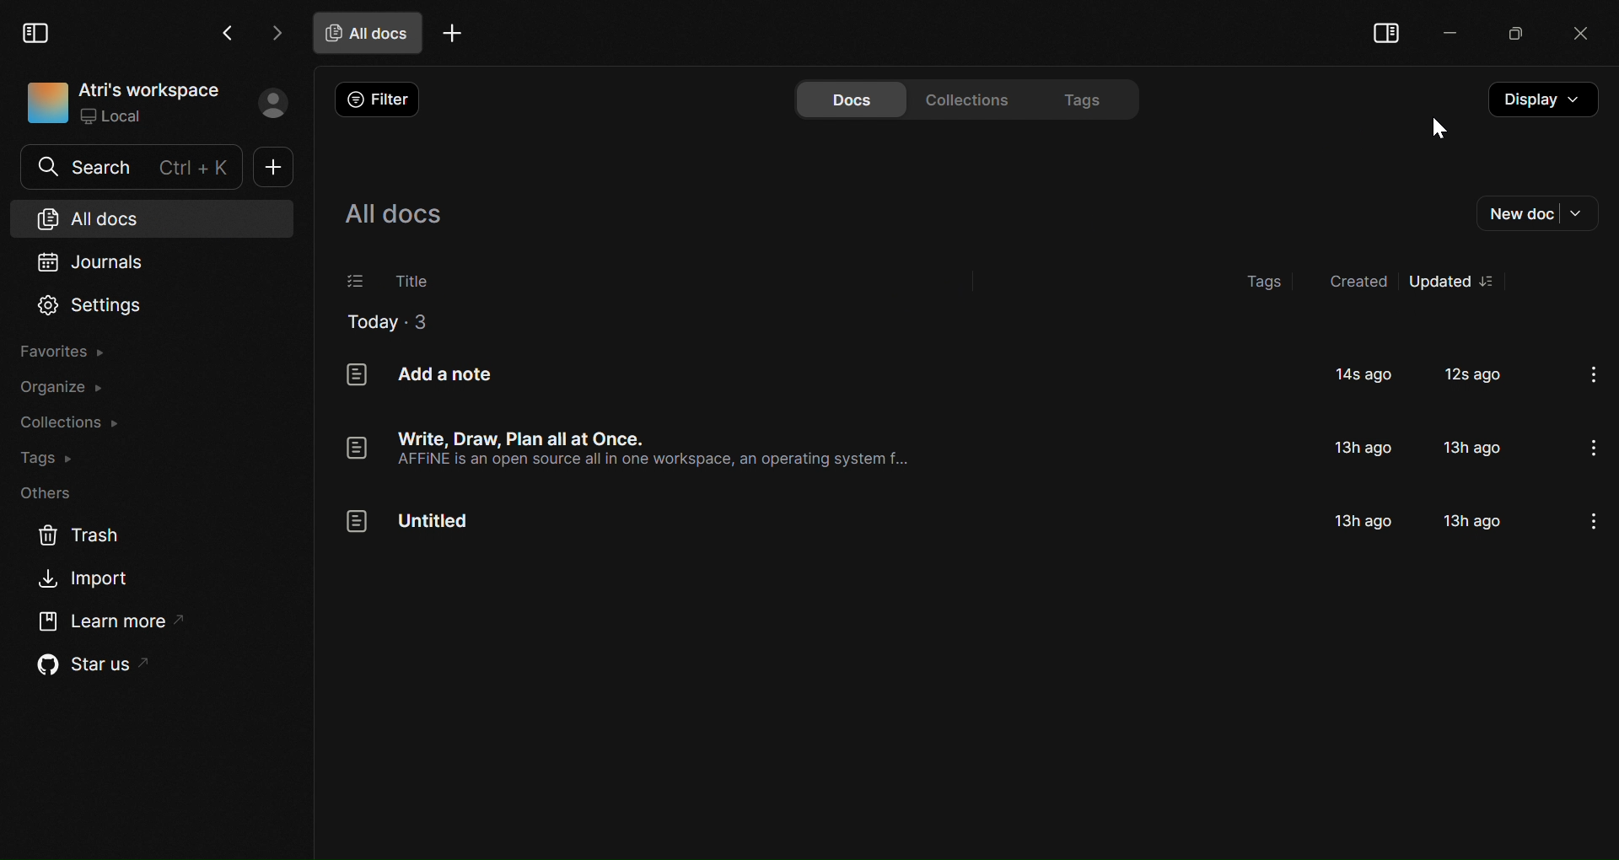  I want to click on Organize, so click(69, 388).